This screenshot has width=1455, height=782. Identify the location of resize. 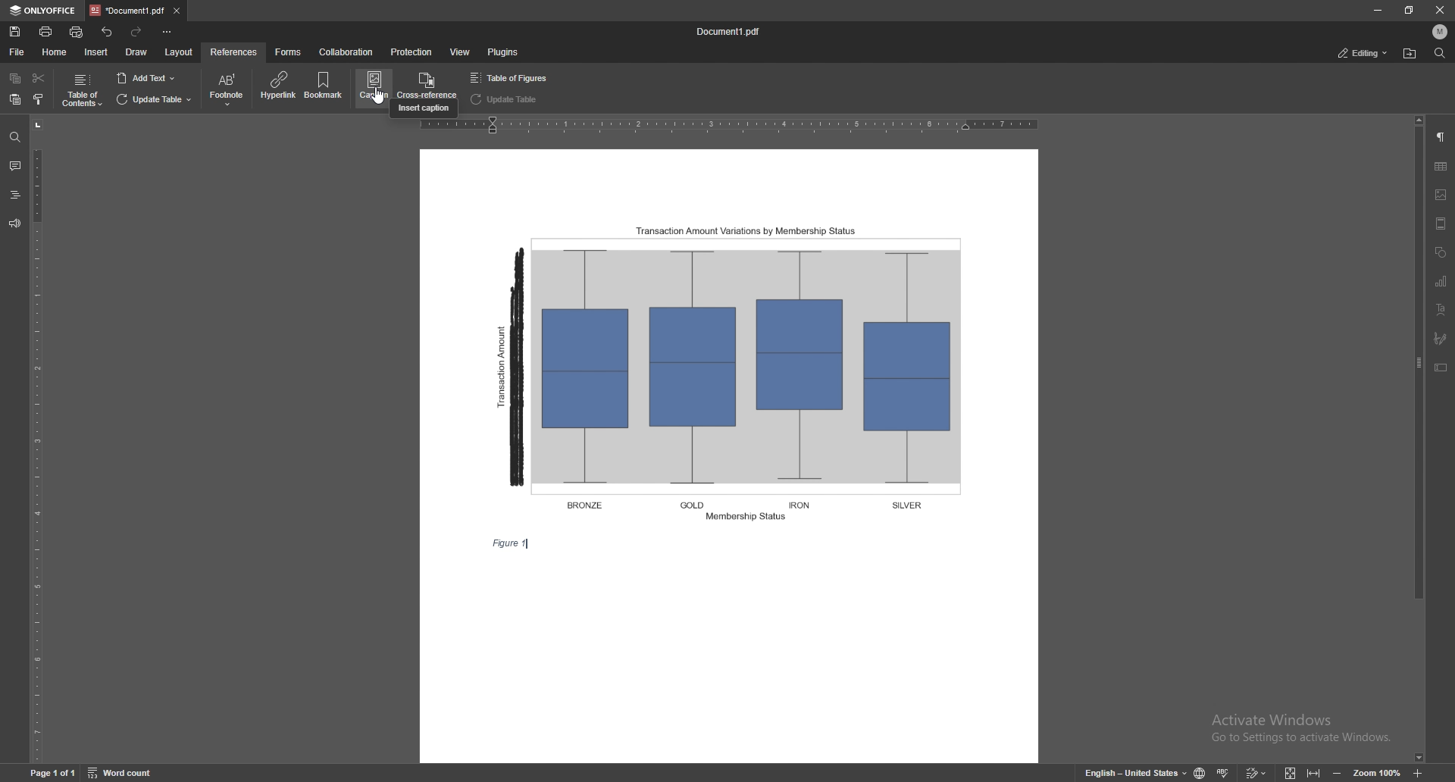
(1406, 10).